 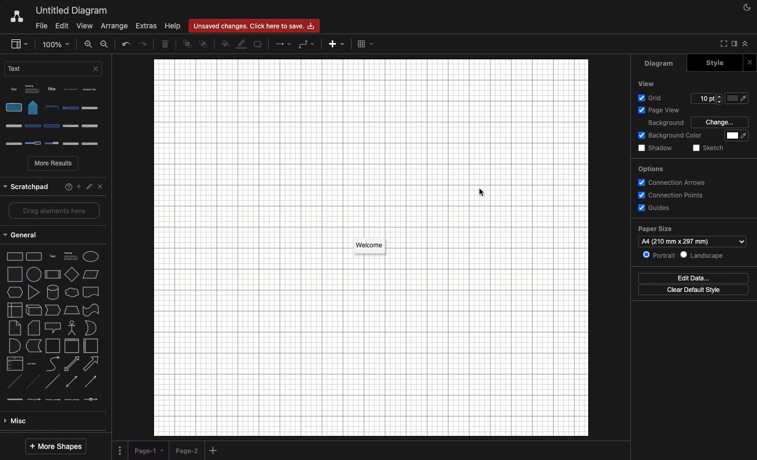 What do you see at coordinates (147, 26) in the screenshot?
I see `Extras` at bounding box center [147, 26].